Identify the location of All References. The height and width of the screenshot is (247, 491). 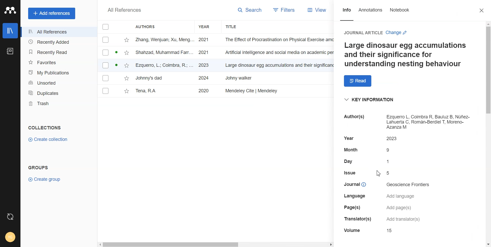
(58, 31).